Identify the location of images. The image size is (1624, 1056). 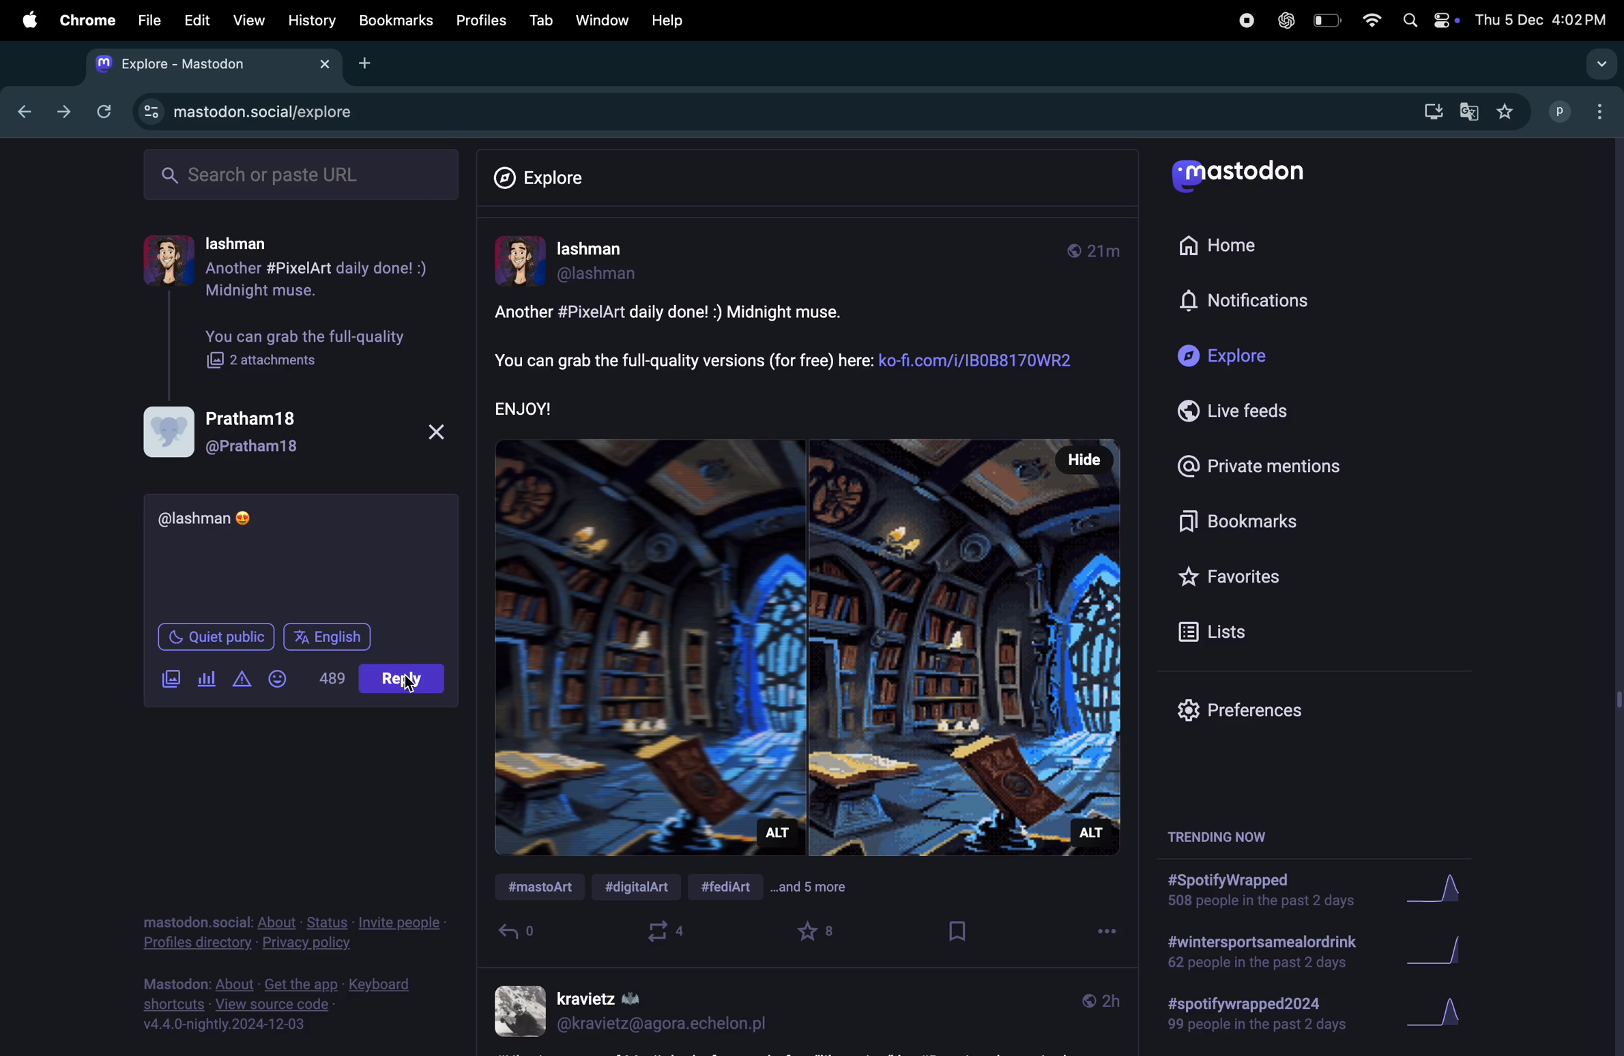
(166, 680).